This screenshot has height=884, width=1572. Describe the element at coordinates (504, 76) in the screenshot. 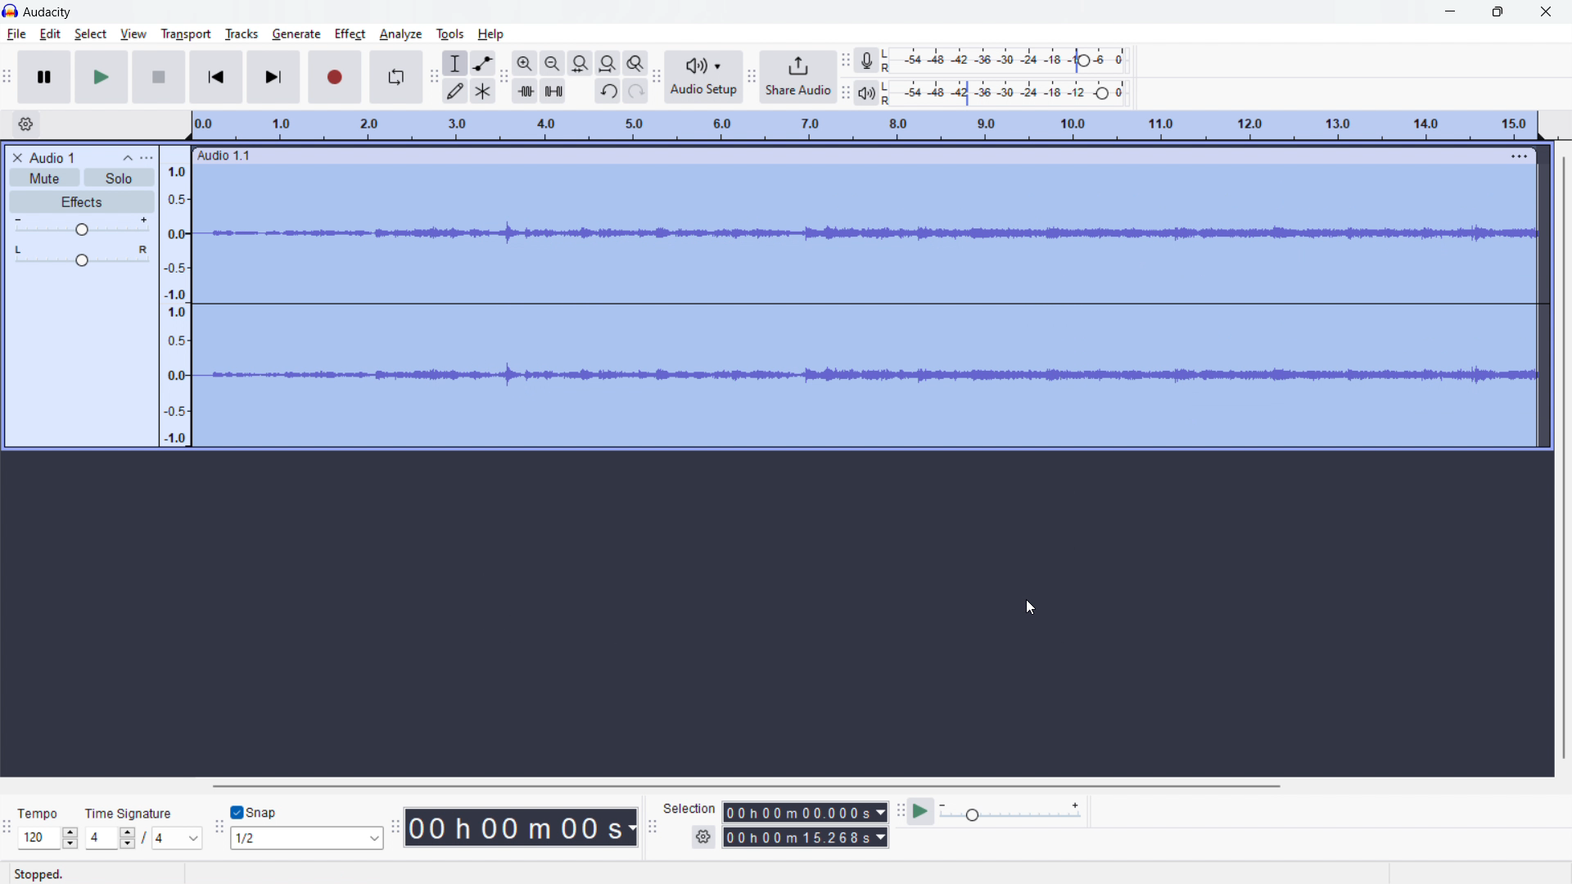

I see `edit toolbar` at that location.